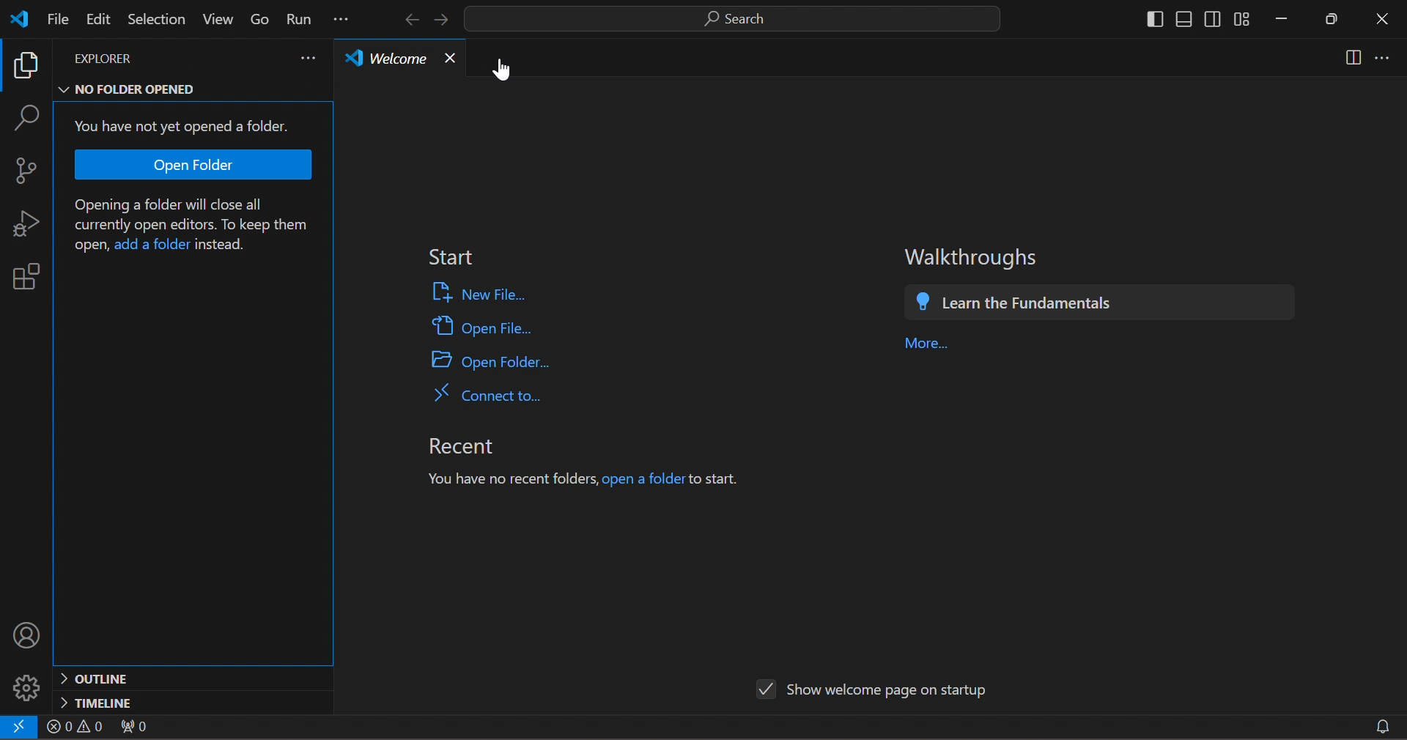 Image resolution: width=1407 pixels, height=740 pixels. I want to click on search, so click(736, 18).